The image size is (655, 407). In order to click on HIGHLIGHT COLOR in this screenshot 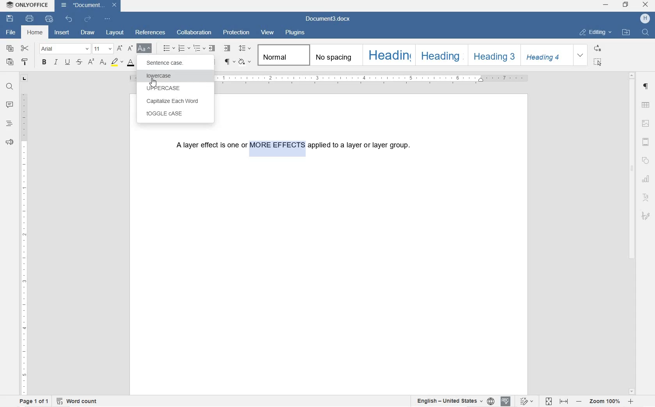, I will do `click(117, 62)`.